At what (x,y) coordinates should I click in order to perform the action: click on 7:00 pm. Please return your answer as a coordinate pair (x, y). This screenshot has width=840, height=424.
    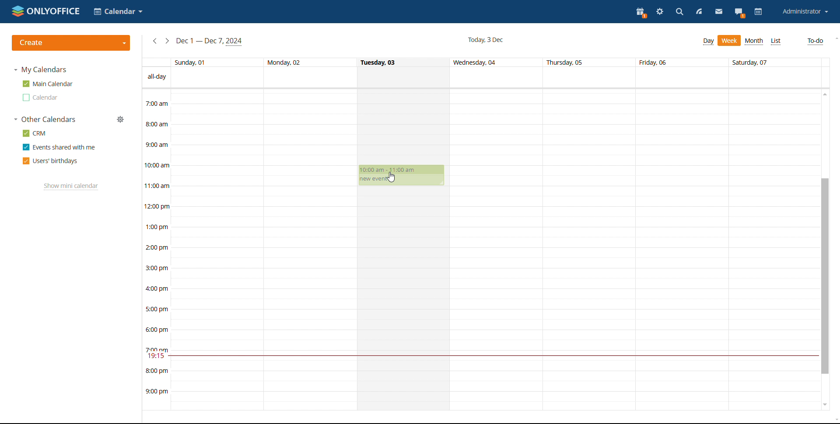
    Looking at the image, I should click on (157, 349).